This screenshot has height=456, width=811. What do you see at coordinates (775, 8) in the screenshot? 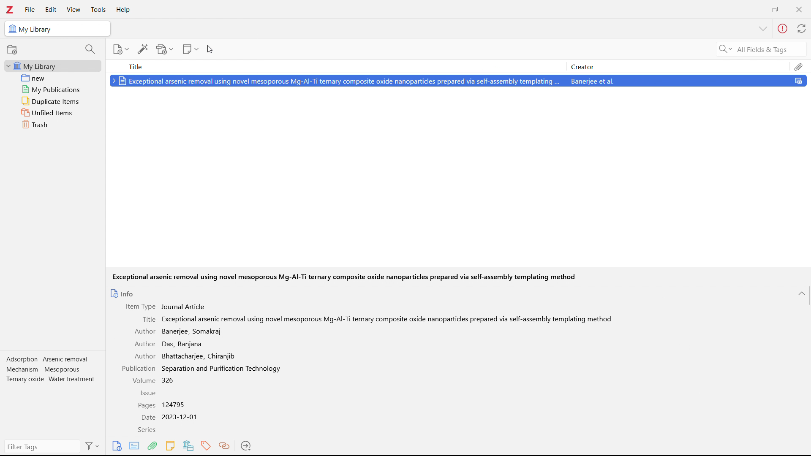
I see `maximize` at bounding box center [775, 8].